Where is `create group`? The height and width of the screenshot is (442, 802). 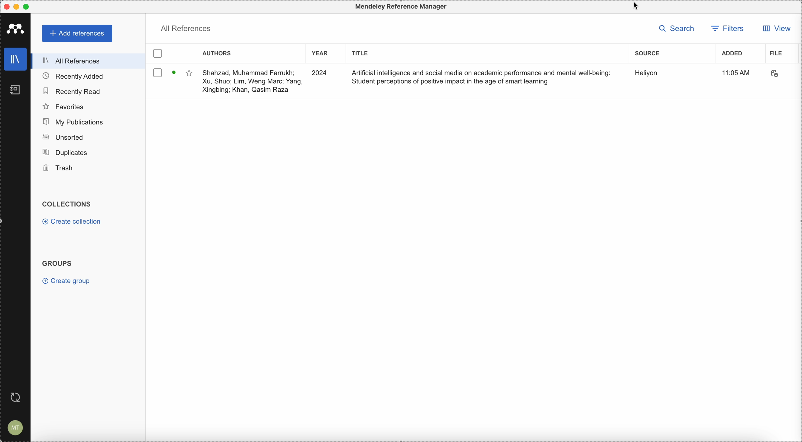 create group is located at coordinates (67, 281).